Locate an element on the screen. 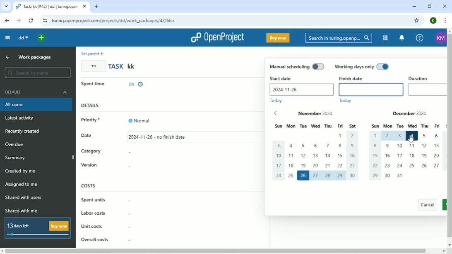 Image resolution: width=452 pixels, height=254 pixels. KM is located at coordinates (438, 38).